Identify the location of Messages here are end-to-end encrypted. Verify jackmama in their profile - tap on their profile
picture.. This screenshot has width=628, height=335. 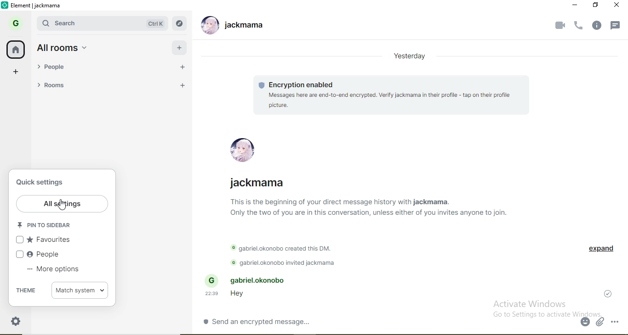
(390, 100).